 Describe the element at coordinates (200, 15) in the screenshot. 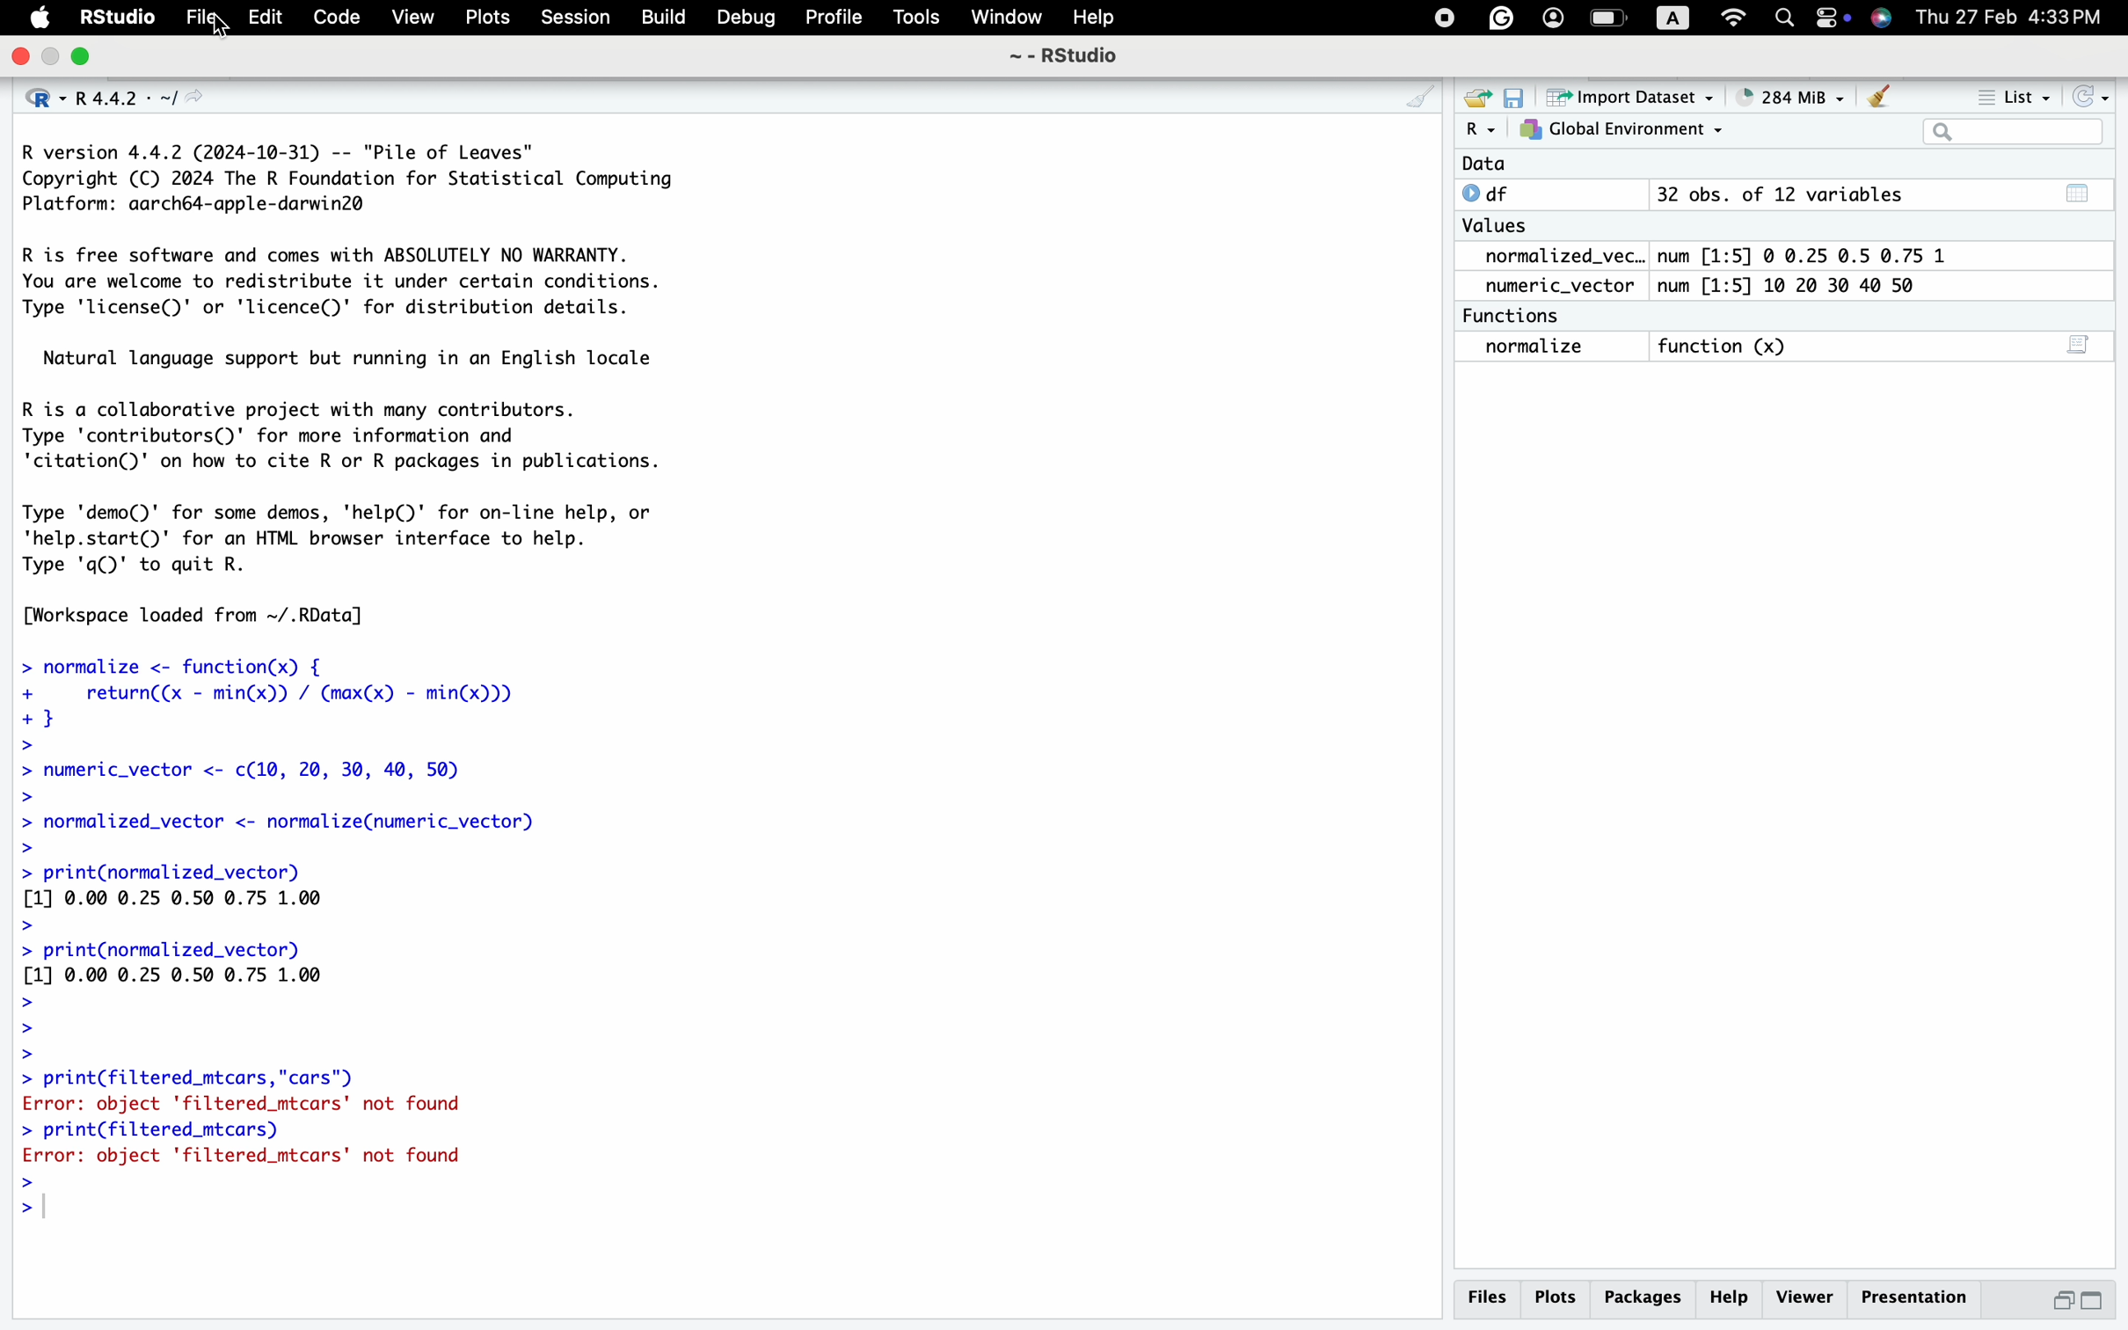

I see `Filen` at that location.